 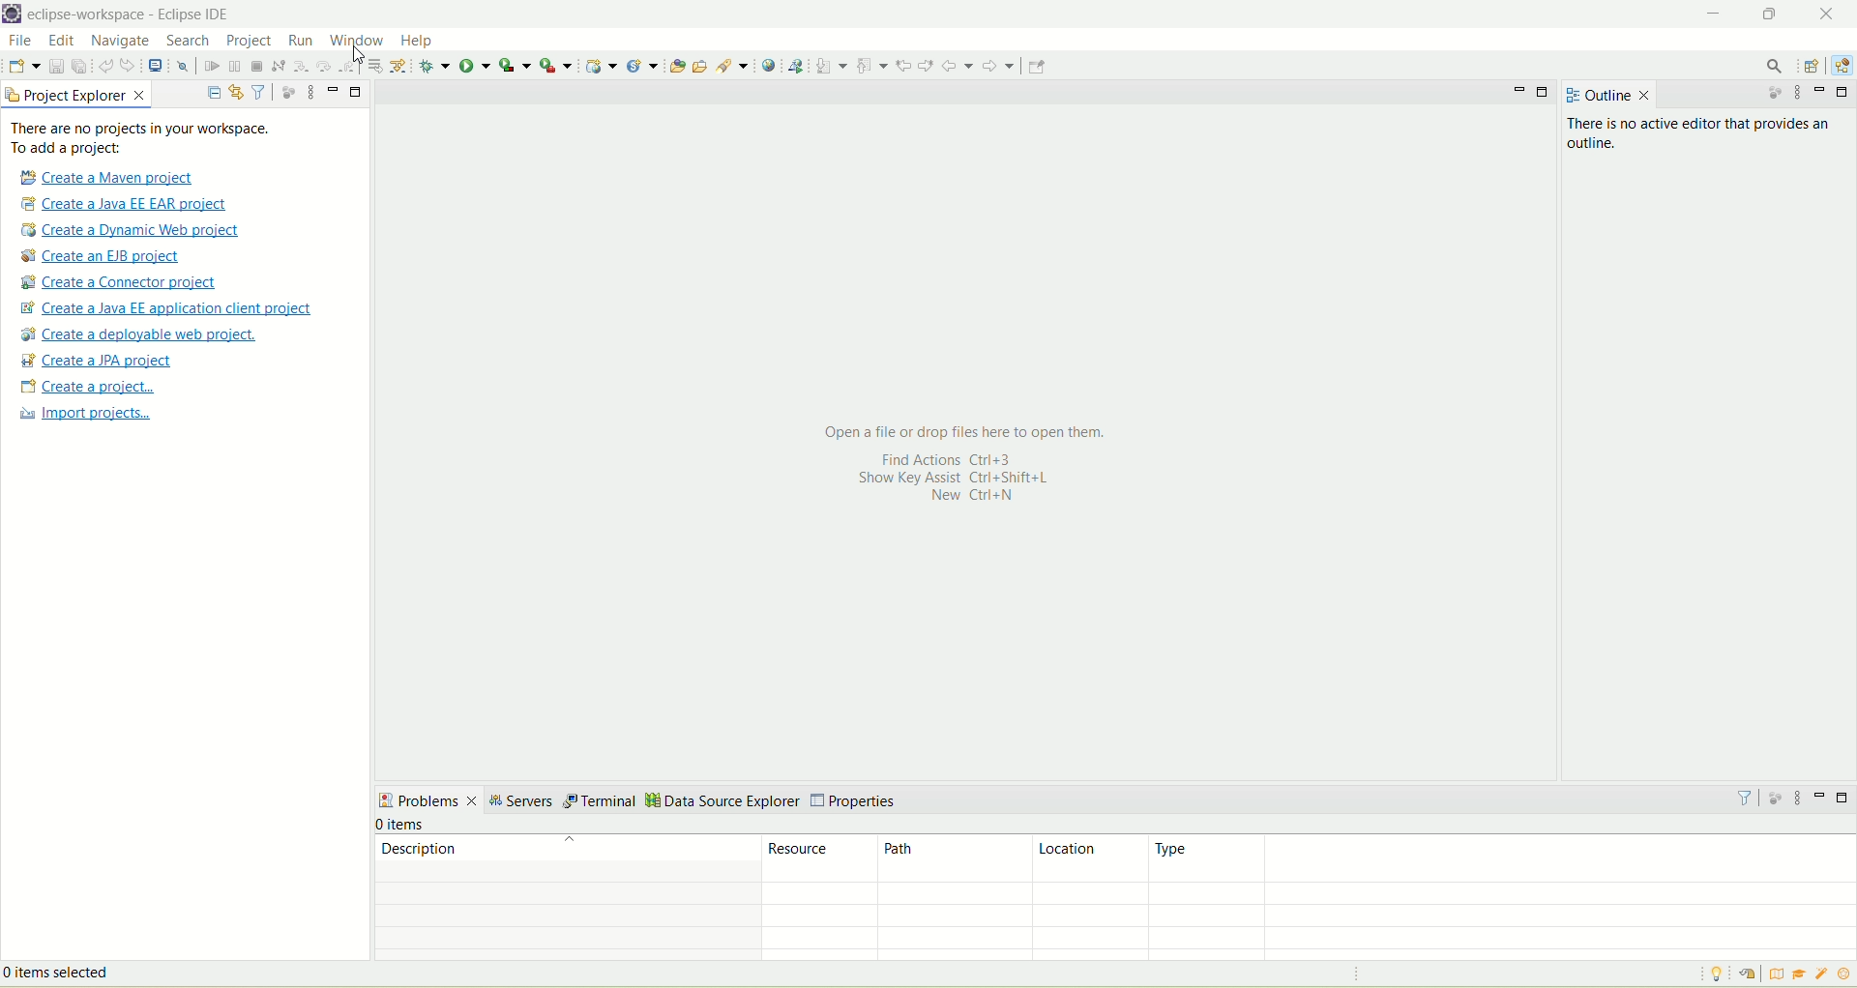 What do you see at coordinates (310, 91) in the screenshot?
I see `view menu` at bounding box center [310, 91].